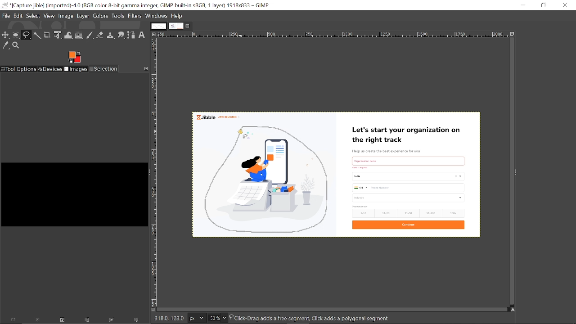  I want to click on Selection to path, so click(112, 321).